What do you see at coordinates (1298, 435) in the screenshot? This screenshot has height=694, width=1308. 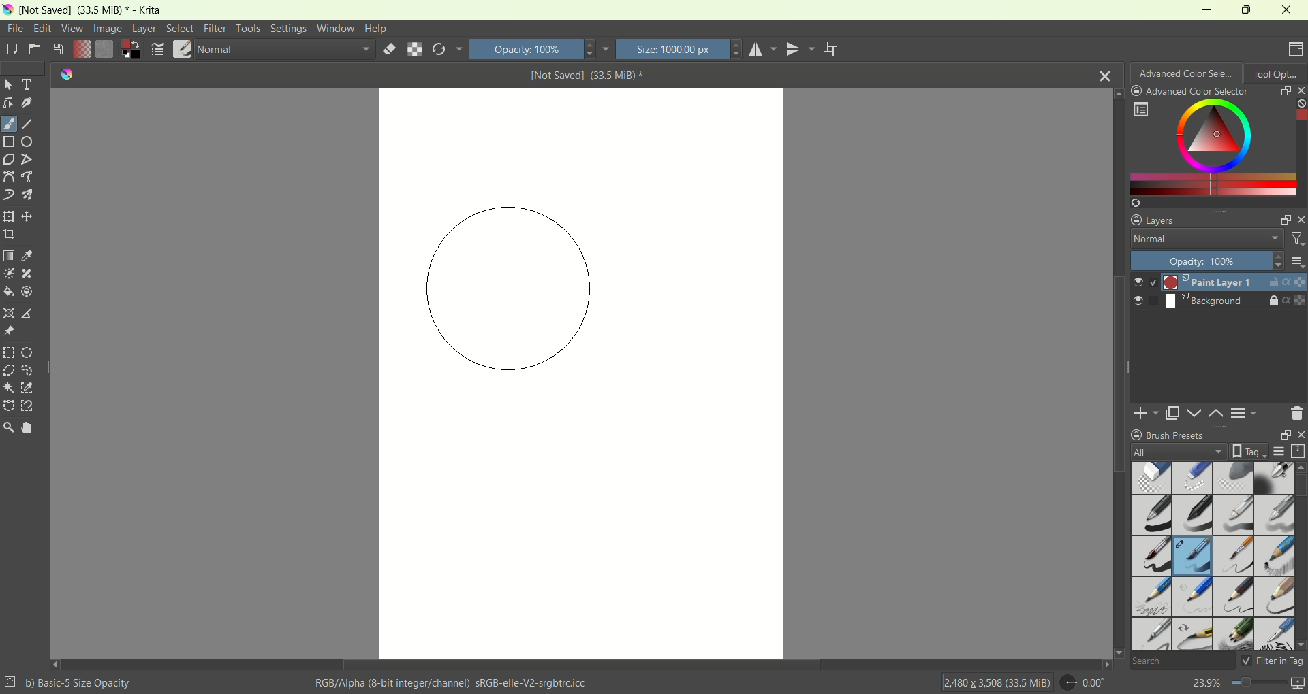 I see `close` at bounding box center [1298, 435].